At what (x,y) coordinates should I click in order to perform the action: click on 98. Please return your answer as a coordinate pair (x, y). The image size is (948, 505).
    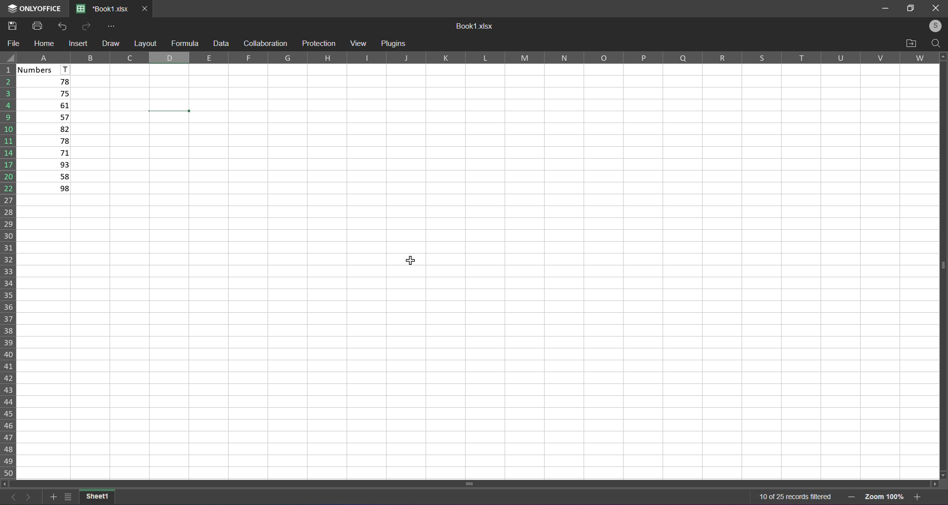
    Looking at the image, I should click on (45, 189).